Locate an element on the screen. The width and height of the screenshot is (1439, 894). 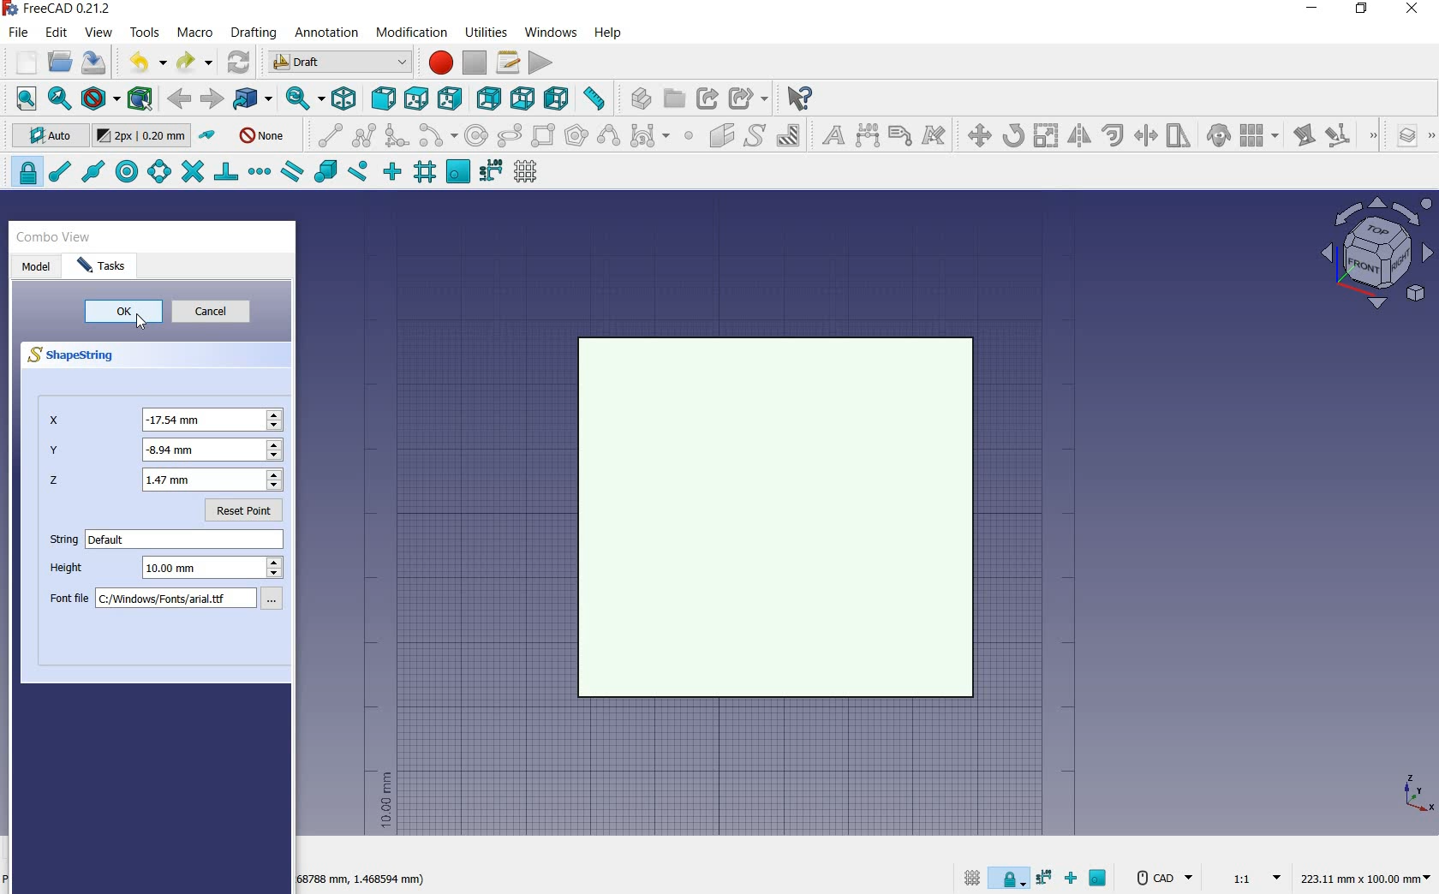
move is located at coordinates (975, 134).